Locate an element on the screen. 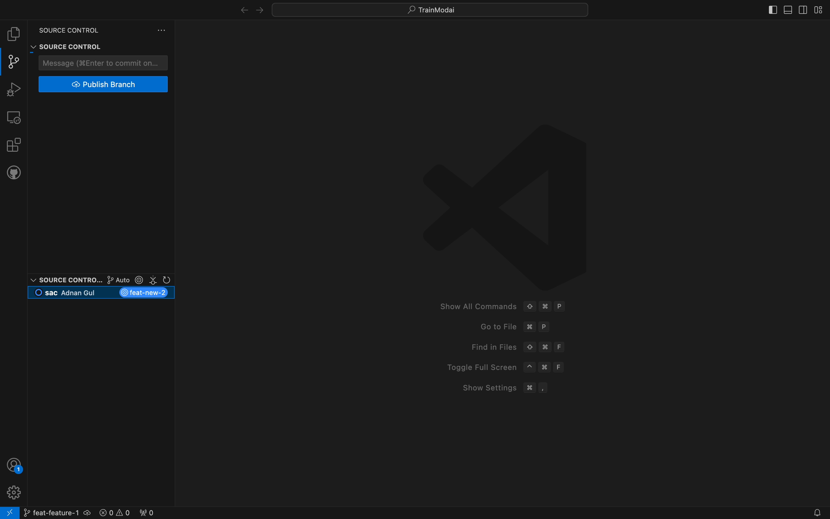 This screenshot has height=519, width=830. , is located at coordinates (544, 388).